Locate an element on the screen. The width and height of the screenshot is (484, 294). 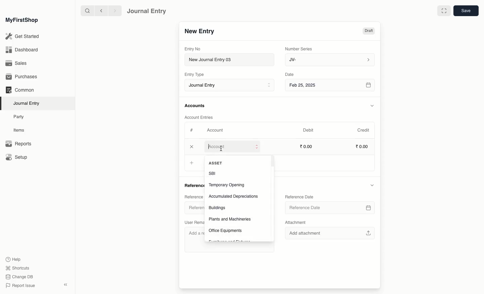
Journal Entry is located at coordinates (28, 103).